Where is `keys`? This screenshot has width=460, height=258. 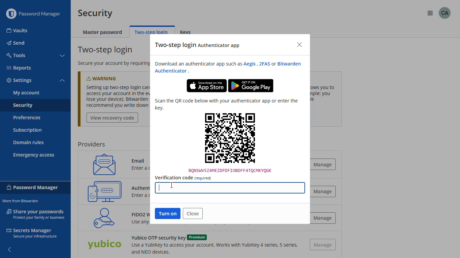 keys is located at coordinates (188, 33).